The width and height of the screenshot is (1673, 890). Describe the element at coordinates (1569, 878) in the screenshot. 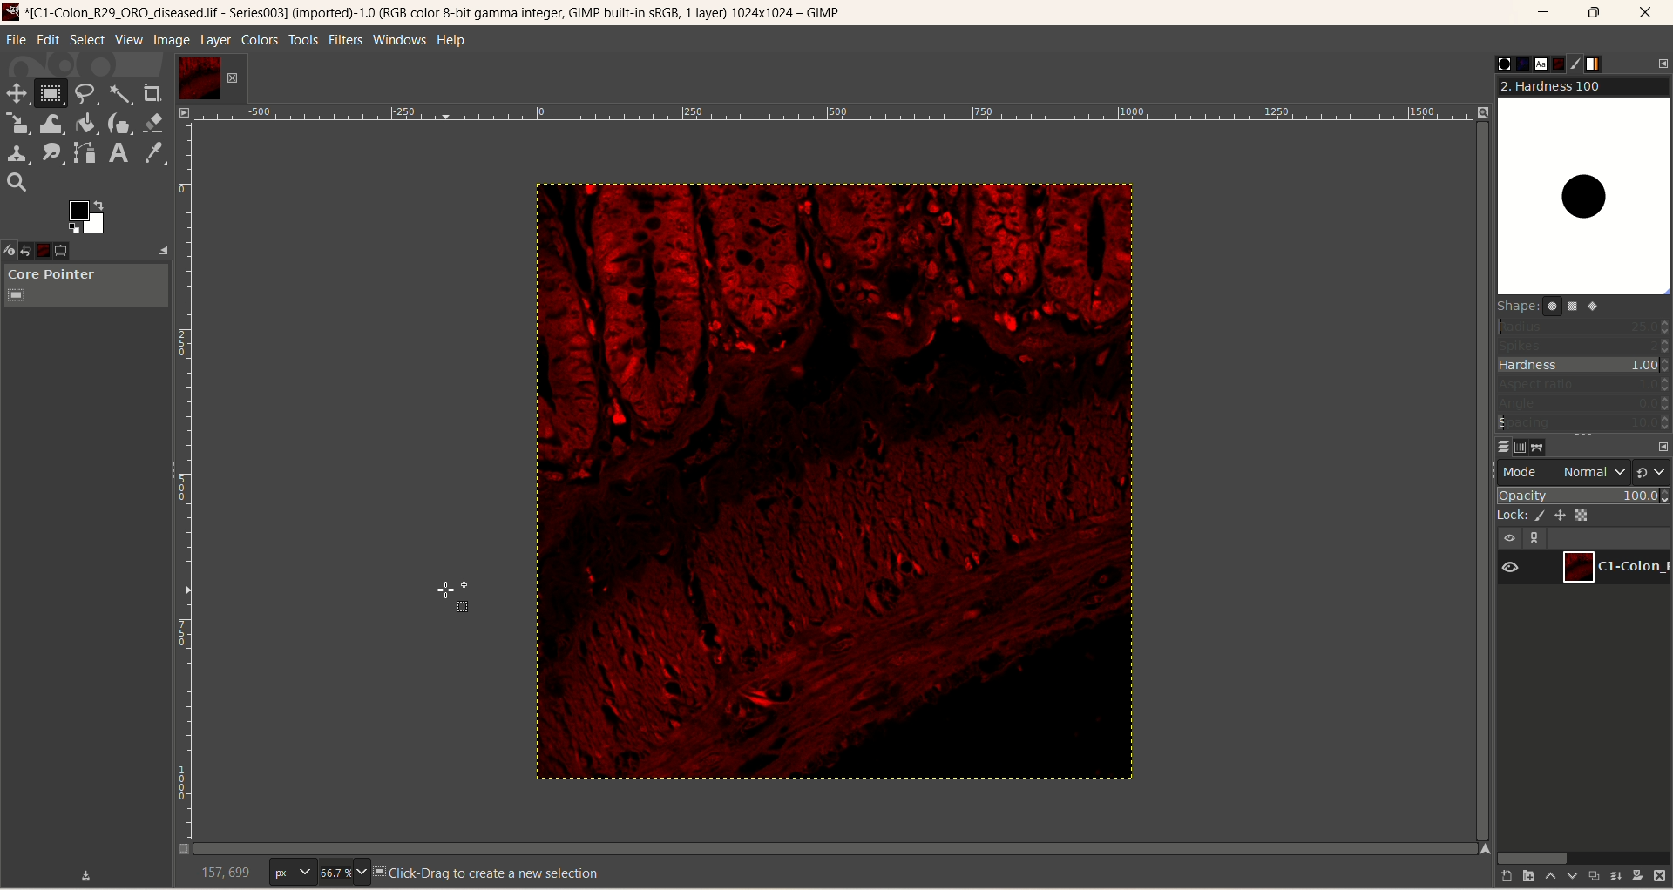

I see `lower this layer one step` at that location.